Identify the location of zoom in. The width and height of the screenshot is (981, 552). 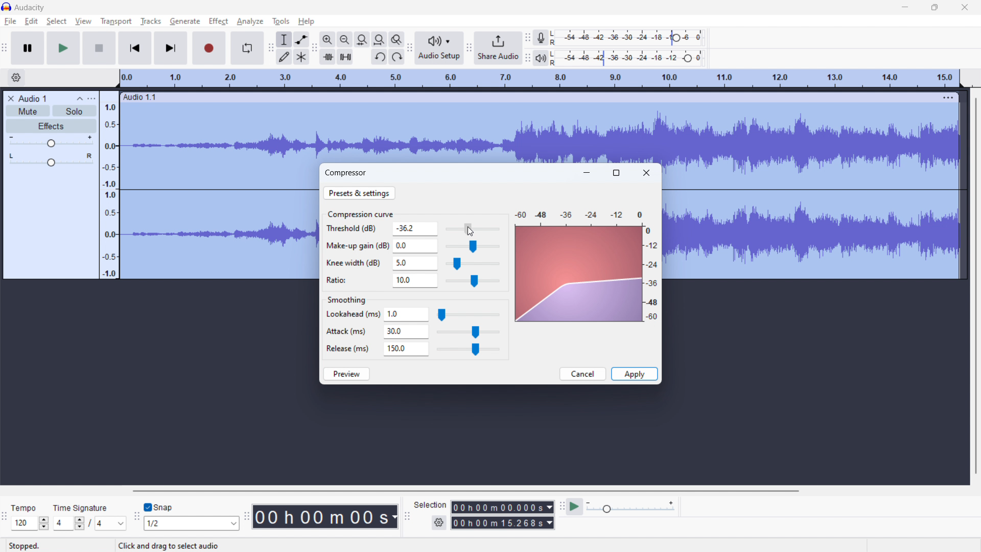
(328, 39).